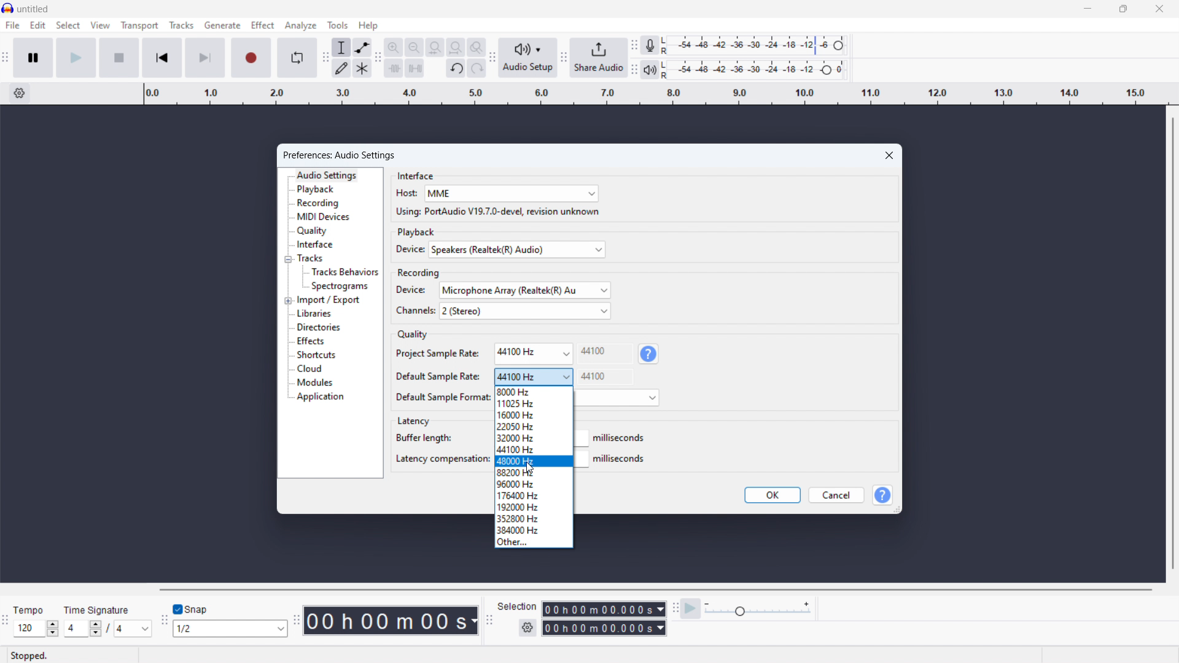 The height and width of the screenshot is (663, 1179). I want to click on quality, so click(313, 231).